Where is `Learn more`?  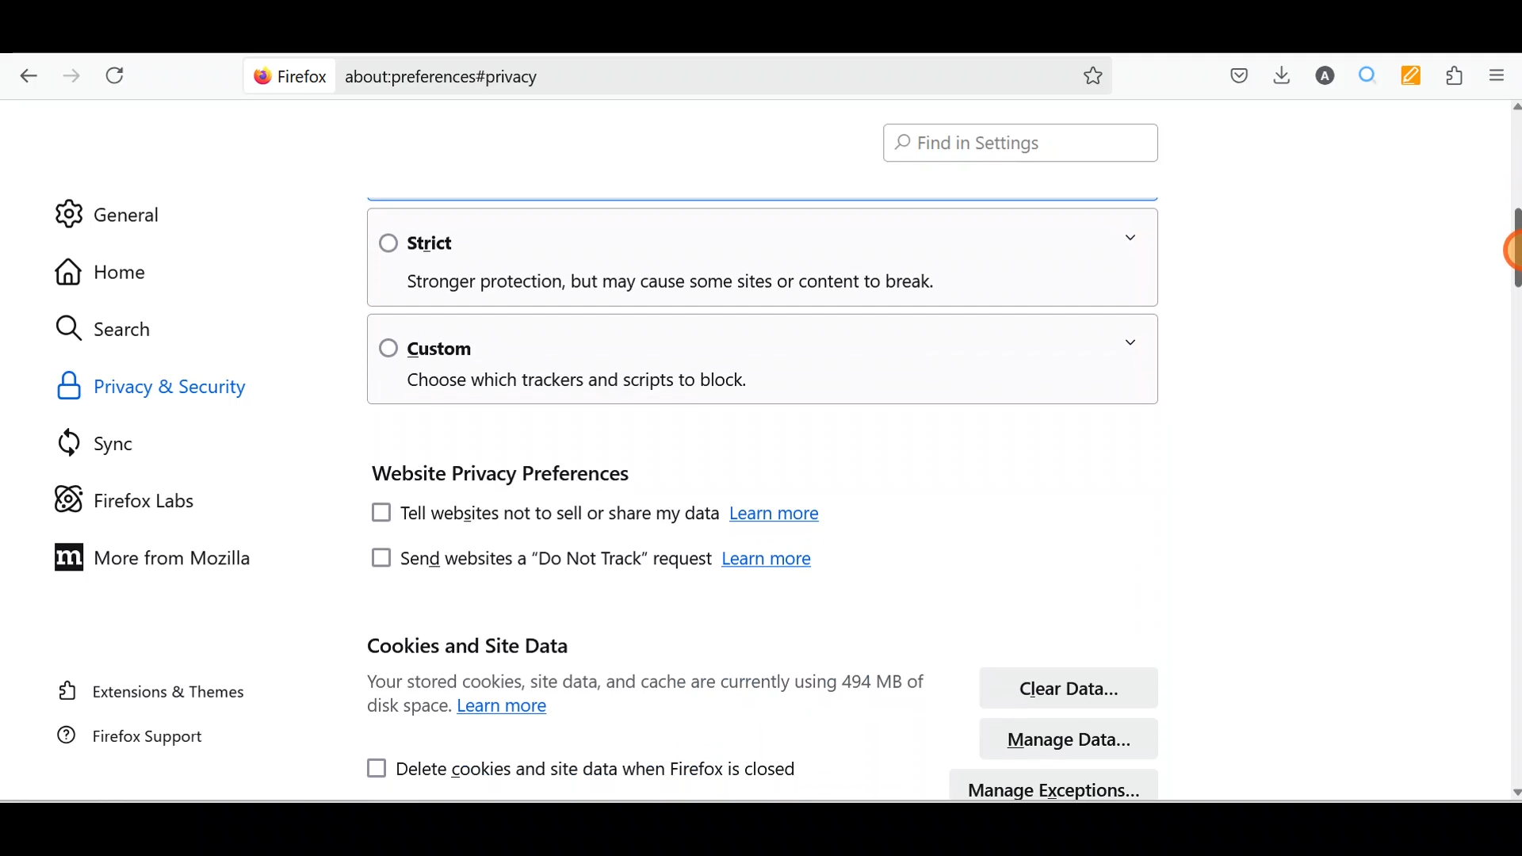
Learn more is located at coordinates (767, 561).